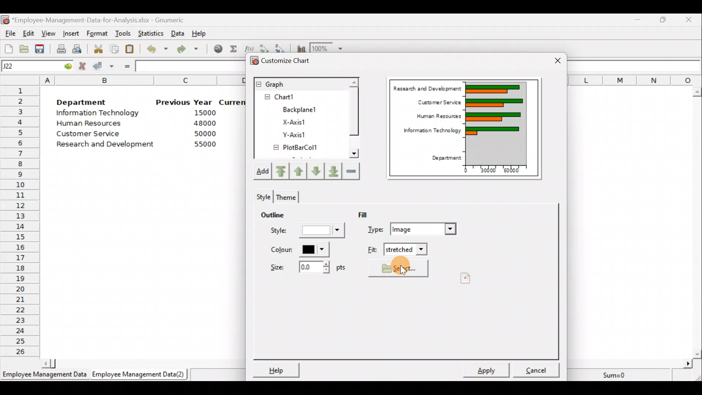  I want to click on Research and Development, so click(426, 87).